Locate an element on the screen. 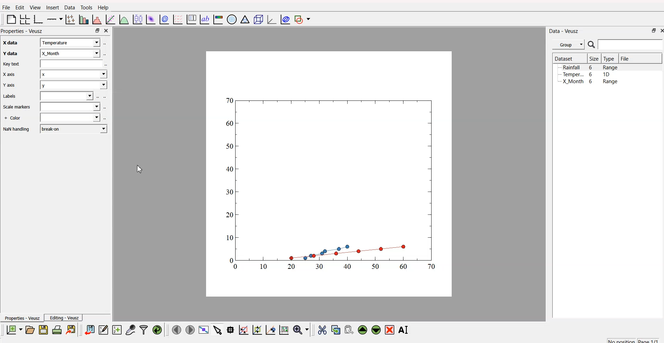  Rainfall 6 Range is located at coordinates (591, 67).